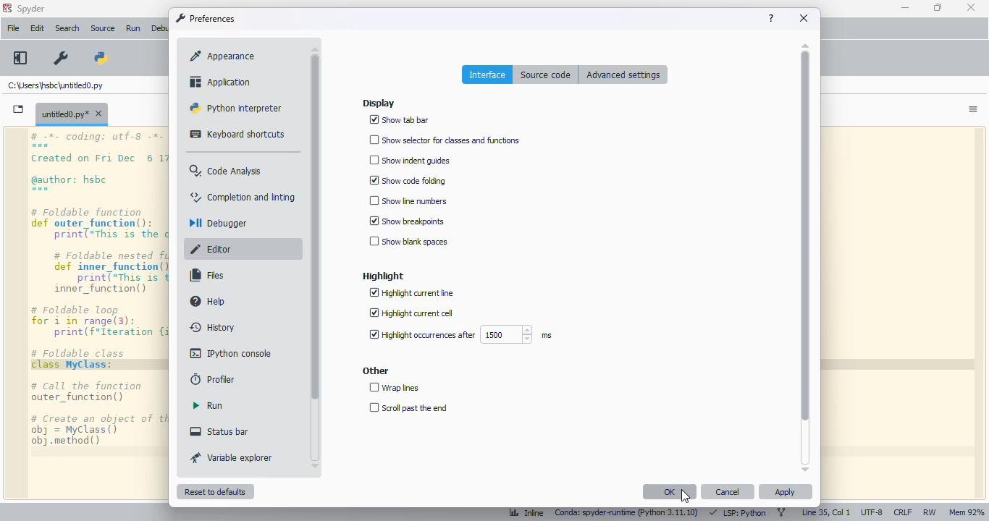  What do you see at coordinates (395, 387) in the screenshot?
I see `wrap lines` at bounding box center [395, 387].